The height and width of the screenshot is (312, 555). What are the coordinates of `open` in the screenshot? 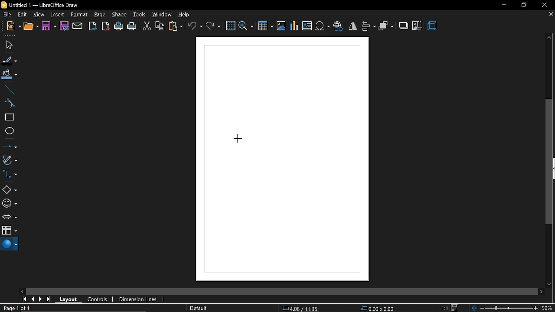 It's located at (30, 26).